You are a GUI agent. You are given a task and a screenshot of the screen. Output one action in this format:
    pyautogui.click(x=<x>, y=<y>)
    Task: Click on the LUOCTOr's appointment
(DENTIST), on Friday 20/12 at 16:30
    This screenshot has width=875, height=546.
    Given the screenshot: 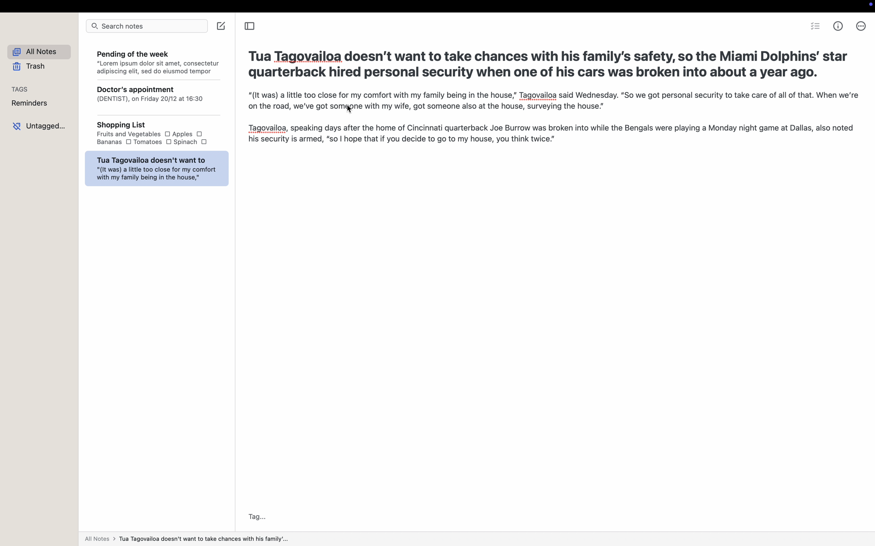 What is the action you would take?
    pyautogui.click(x=156, y=99)
    